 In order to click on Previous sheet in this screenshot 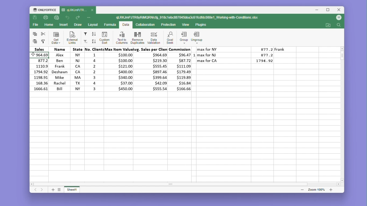, I will do `click(36, 190)`.